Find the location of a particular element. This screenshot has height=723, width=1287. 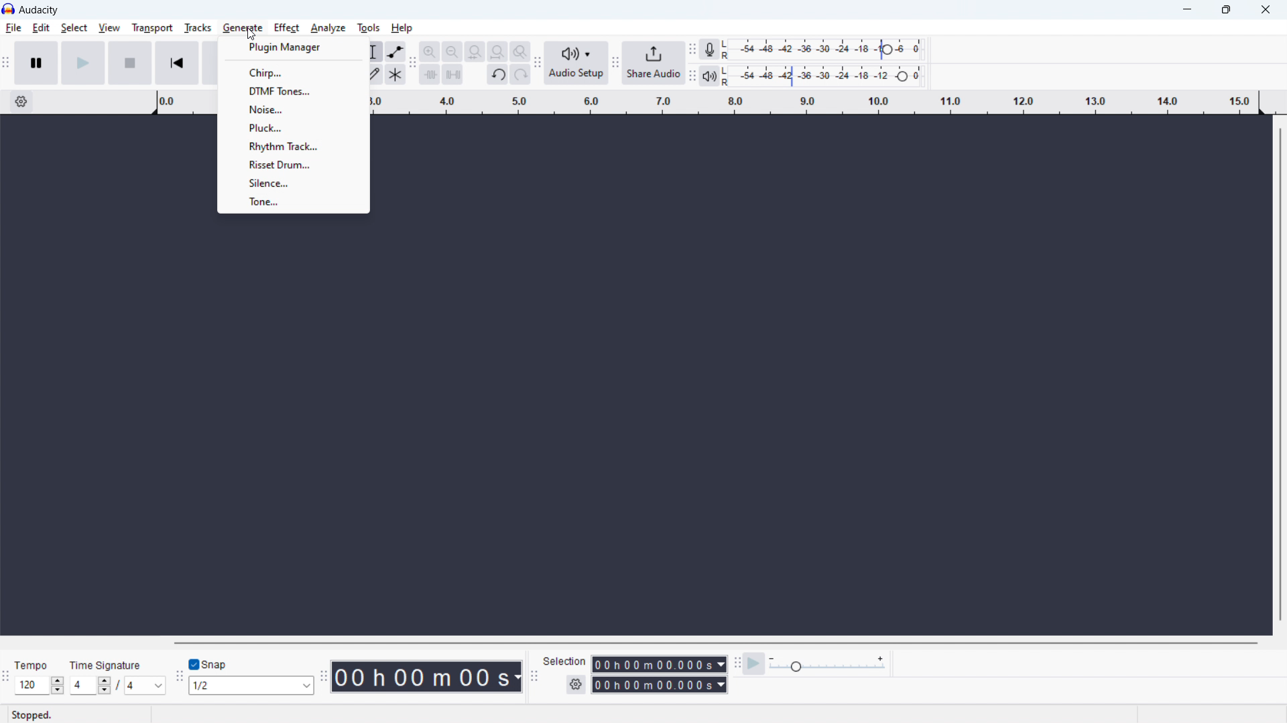

logo is located at coordinates (8, 9).